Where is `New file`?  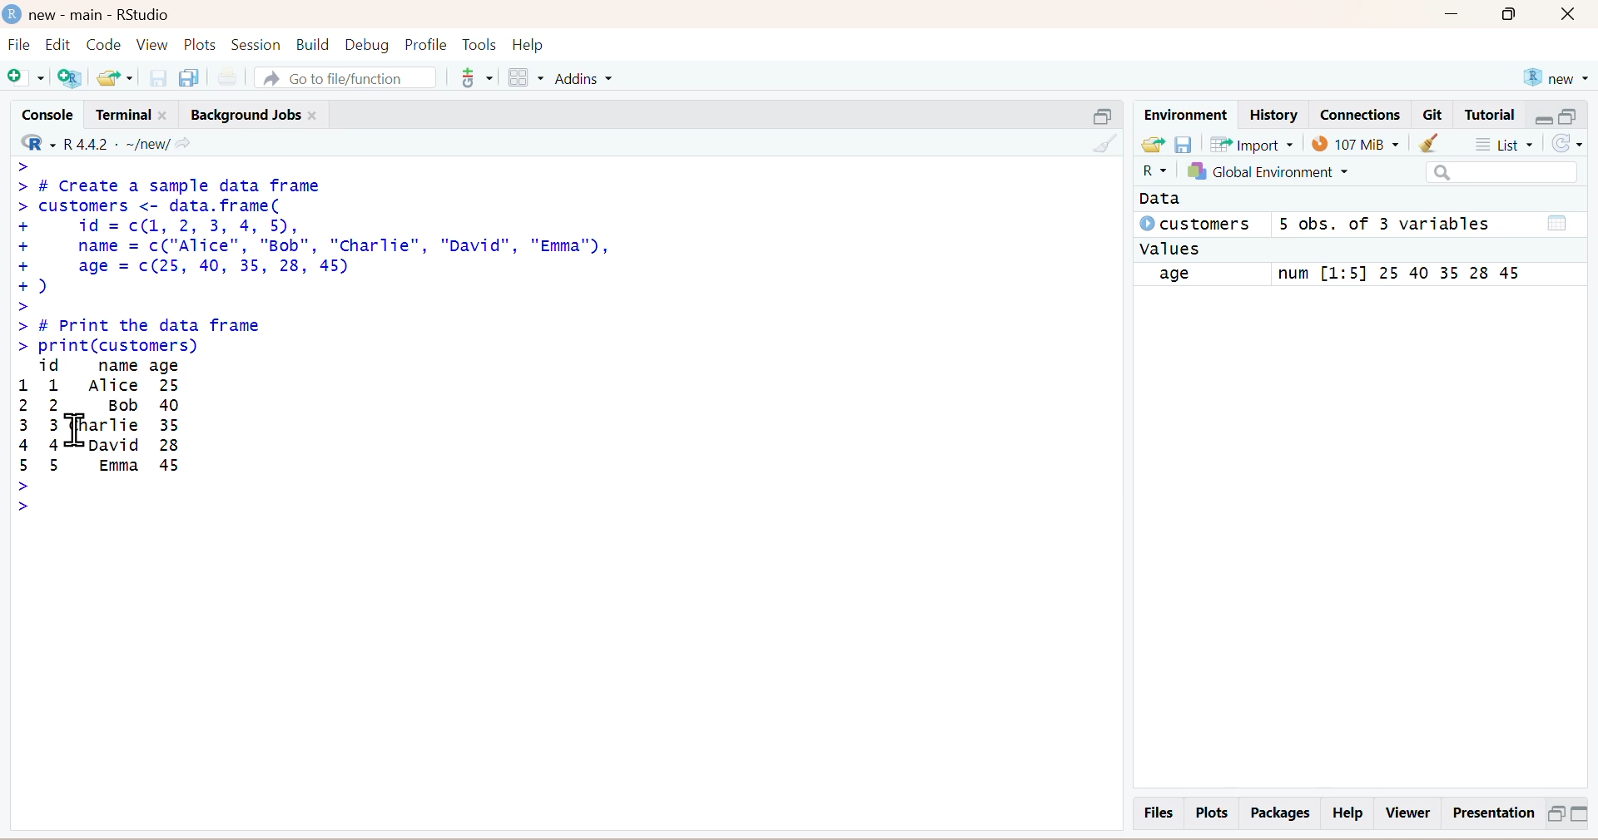 New file is located at coordinates (27, 77).